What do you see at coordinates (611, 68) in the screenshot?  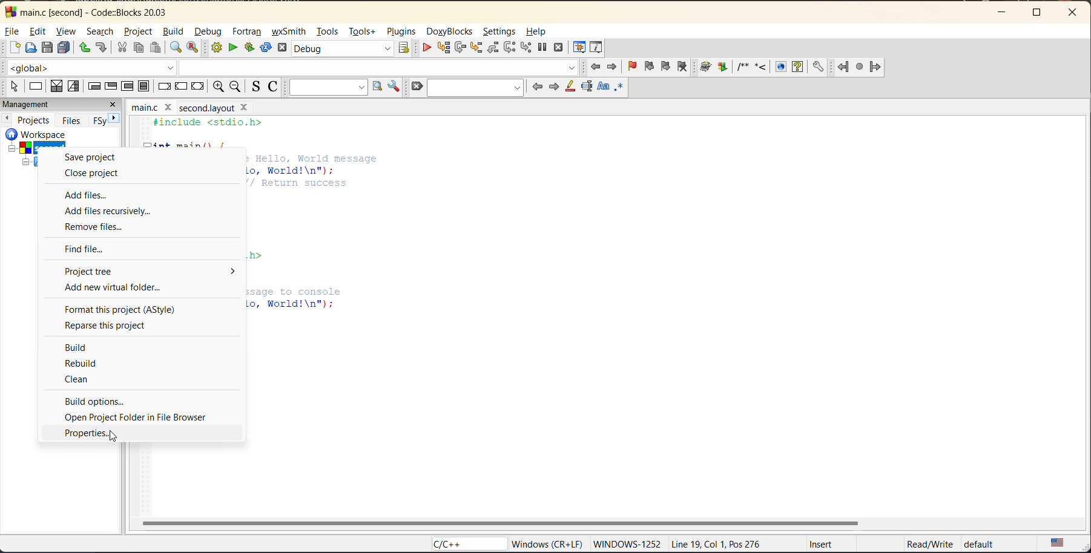 I see `jump forward` at bounding box center [611, 68].